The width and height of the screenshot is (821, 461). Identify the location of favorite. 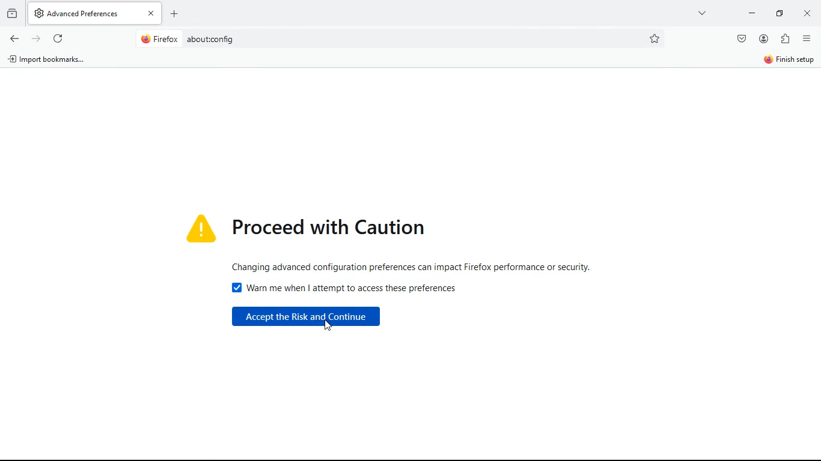
(655, 38).